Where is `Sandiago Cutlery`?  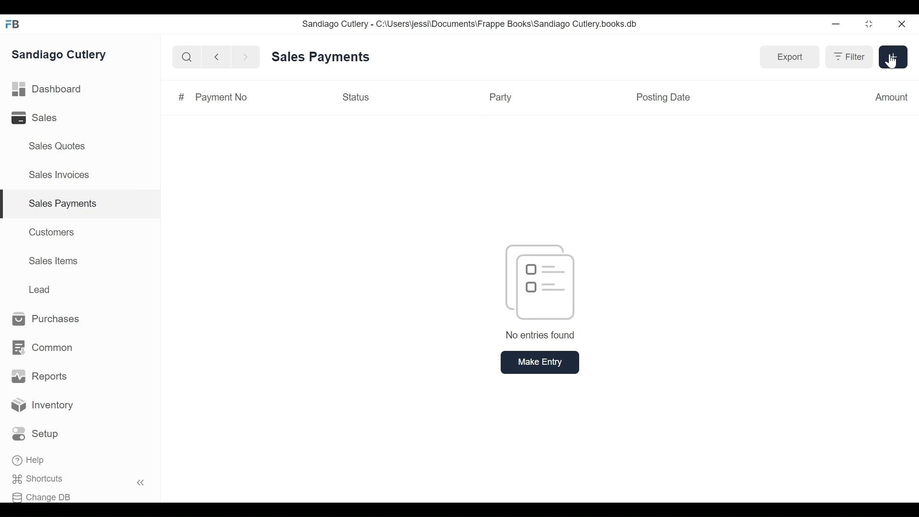 Sandiago Cutlery is located at coordinates (61, 54).